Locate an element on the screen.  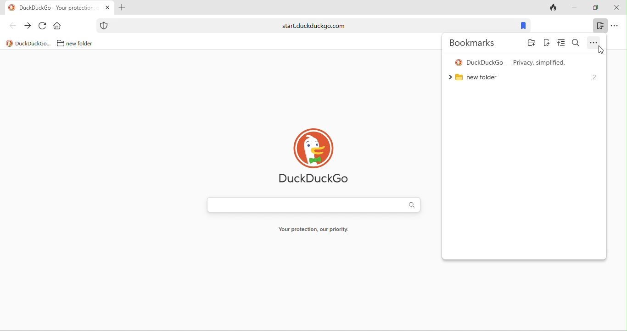
bookmark is located at coordinates (547, 43).